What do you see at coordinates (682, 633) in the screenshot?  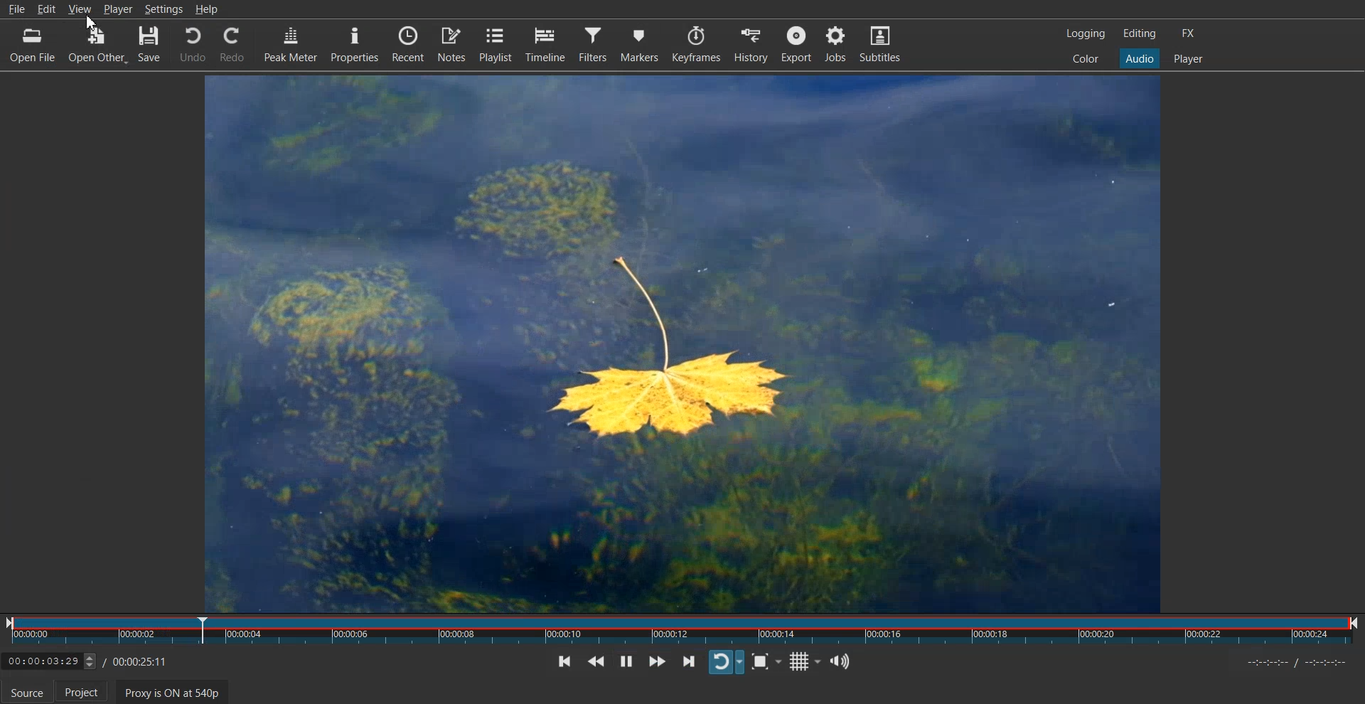 I see `Slider` at bounding box center [682, 633].